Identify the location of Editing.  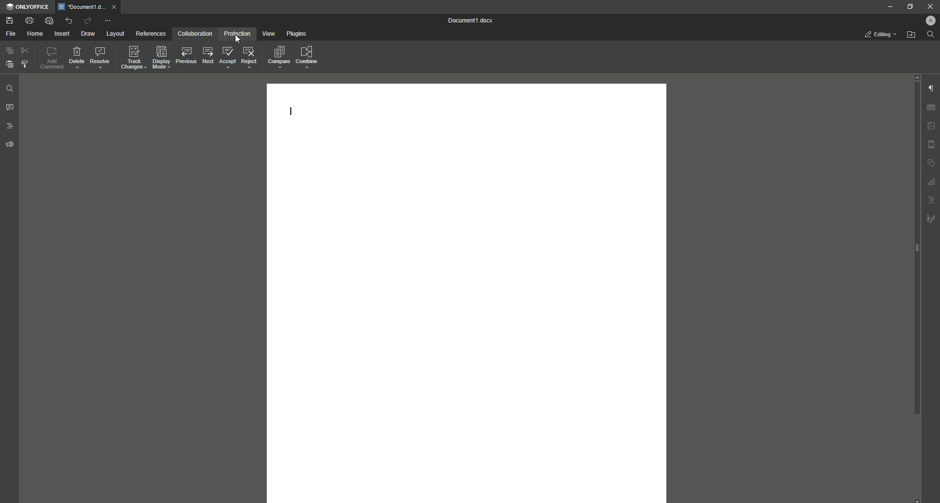
(880, 35).